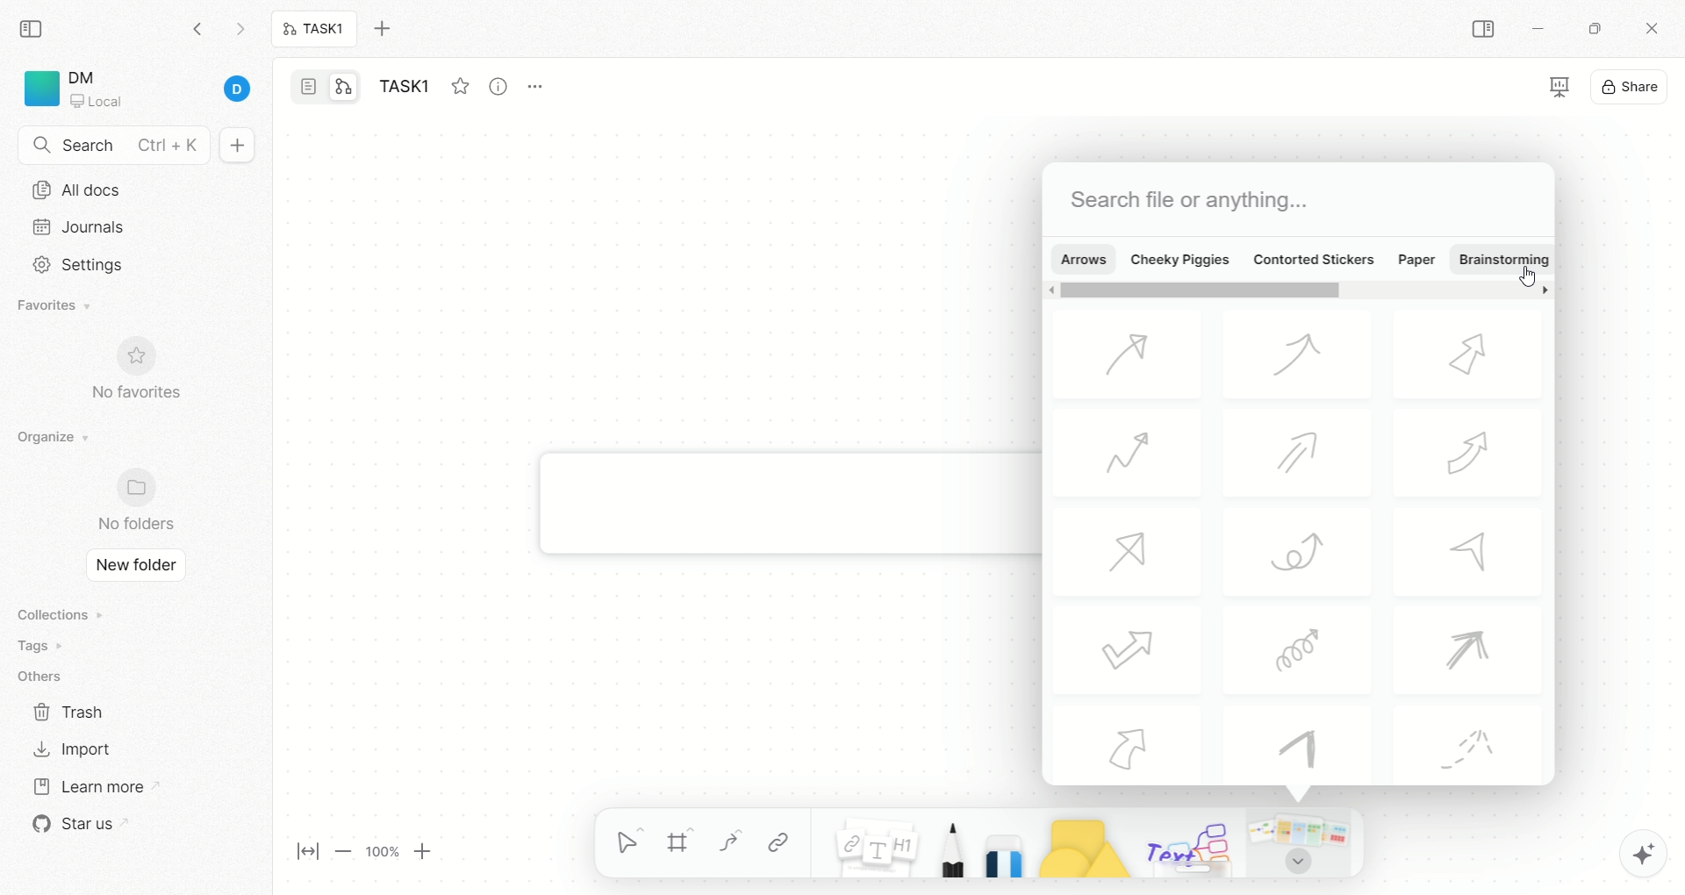  I want to click on trash, so click(70, 711).